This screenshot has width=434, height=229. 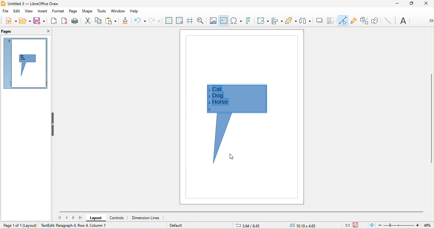 What do you see at coordinates (111, 21) in the screenshot?
I see `paste` at bounding box center [111, 21].